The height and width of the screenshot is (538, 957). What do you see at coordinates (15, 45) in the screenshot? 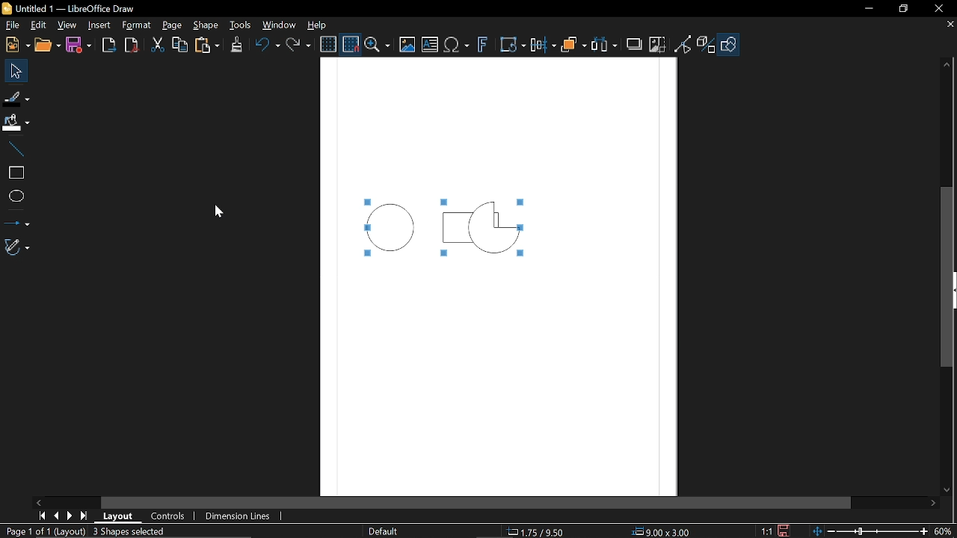
I see `New` at bounding box center [15, 45].